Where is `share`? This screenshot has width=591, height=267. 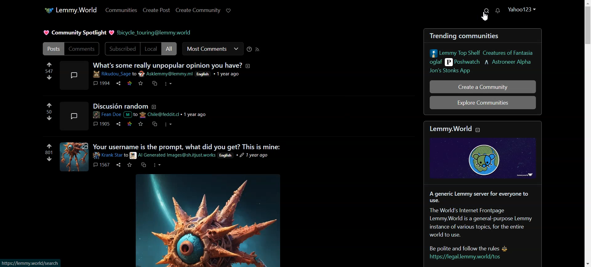 share is located at coordinates (118, 123).